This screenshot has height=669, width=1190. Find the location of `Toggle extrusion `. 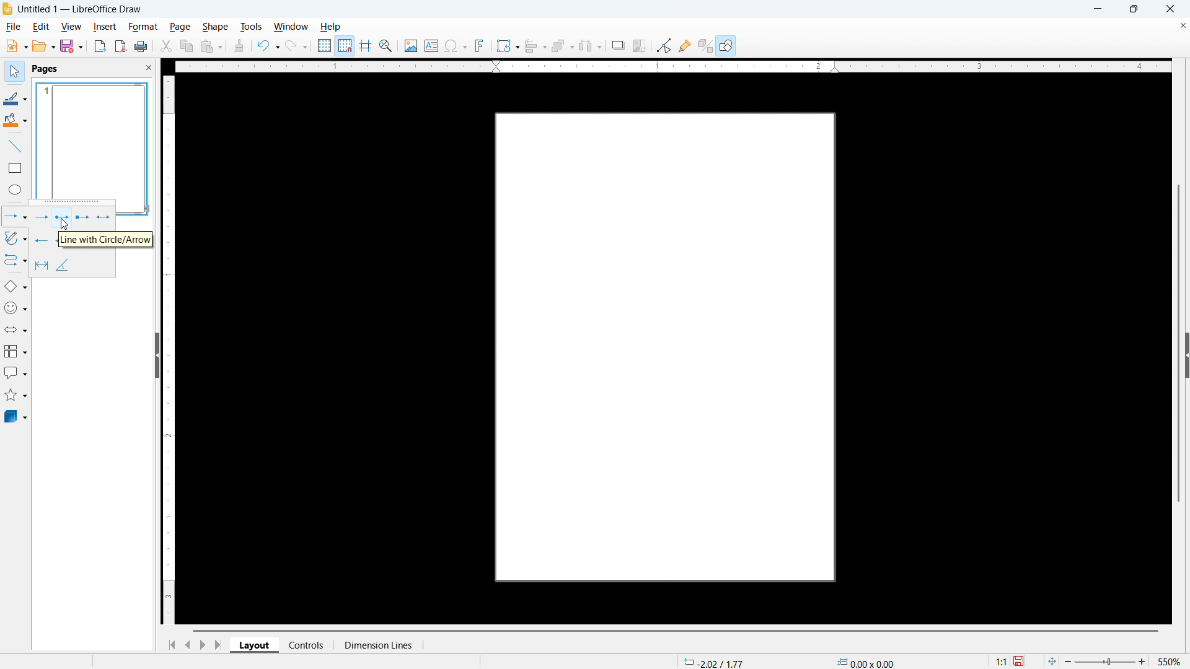

Toggle extrusion  is located at coordinates (705, 45).